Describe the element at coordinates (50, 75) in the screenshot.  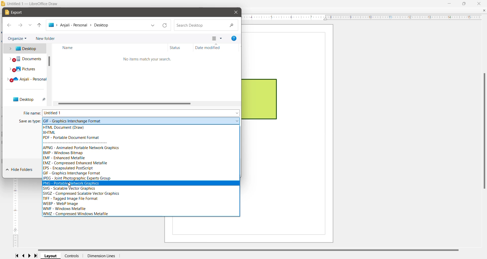
I see `Vertical Scroll Bar` at that location.